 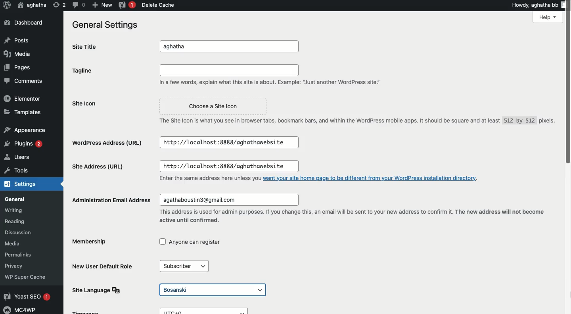 What do you see at coordinates (91, 243) in the screenshot?
I see `Membership` at bounding box center [91, 243].